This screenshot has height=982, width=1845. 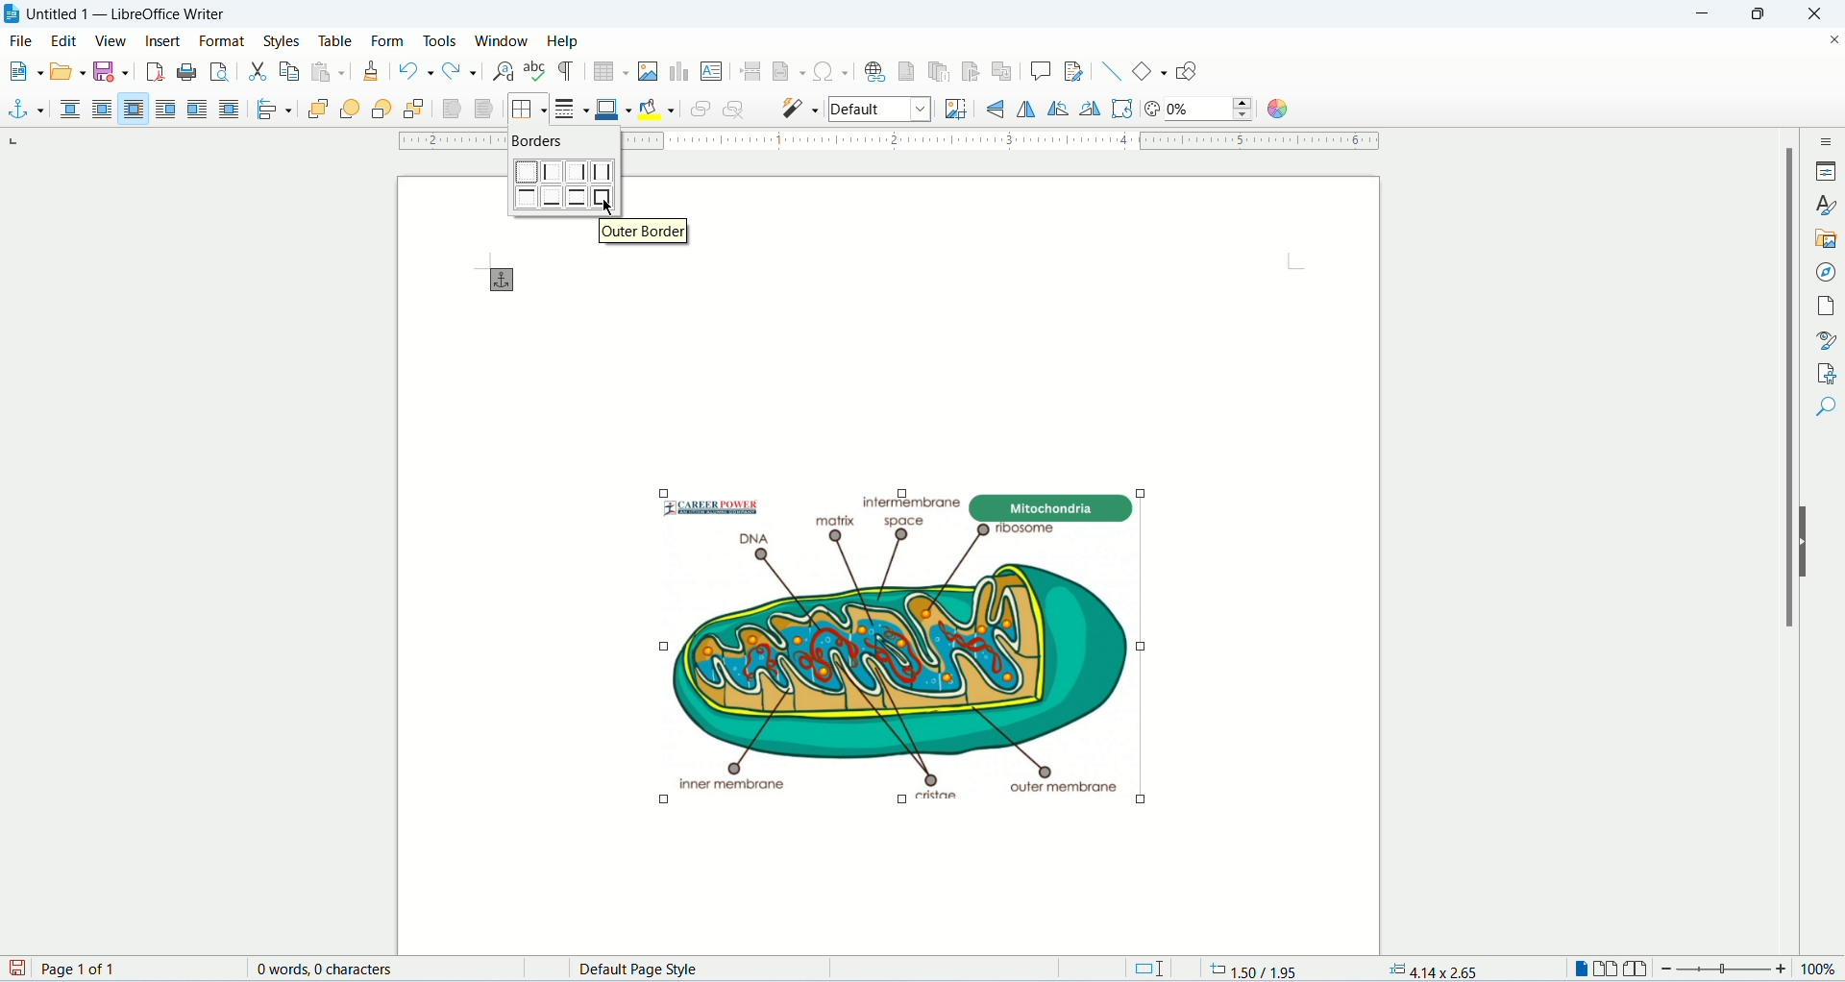 I want to click on forward one, so click(x=350, y=111).